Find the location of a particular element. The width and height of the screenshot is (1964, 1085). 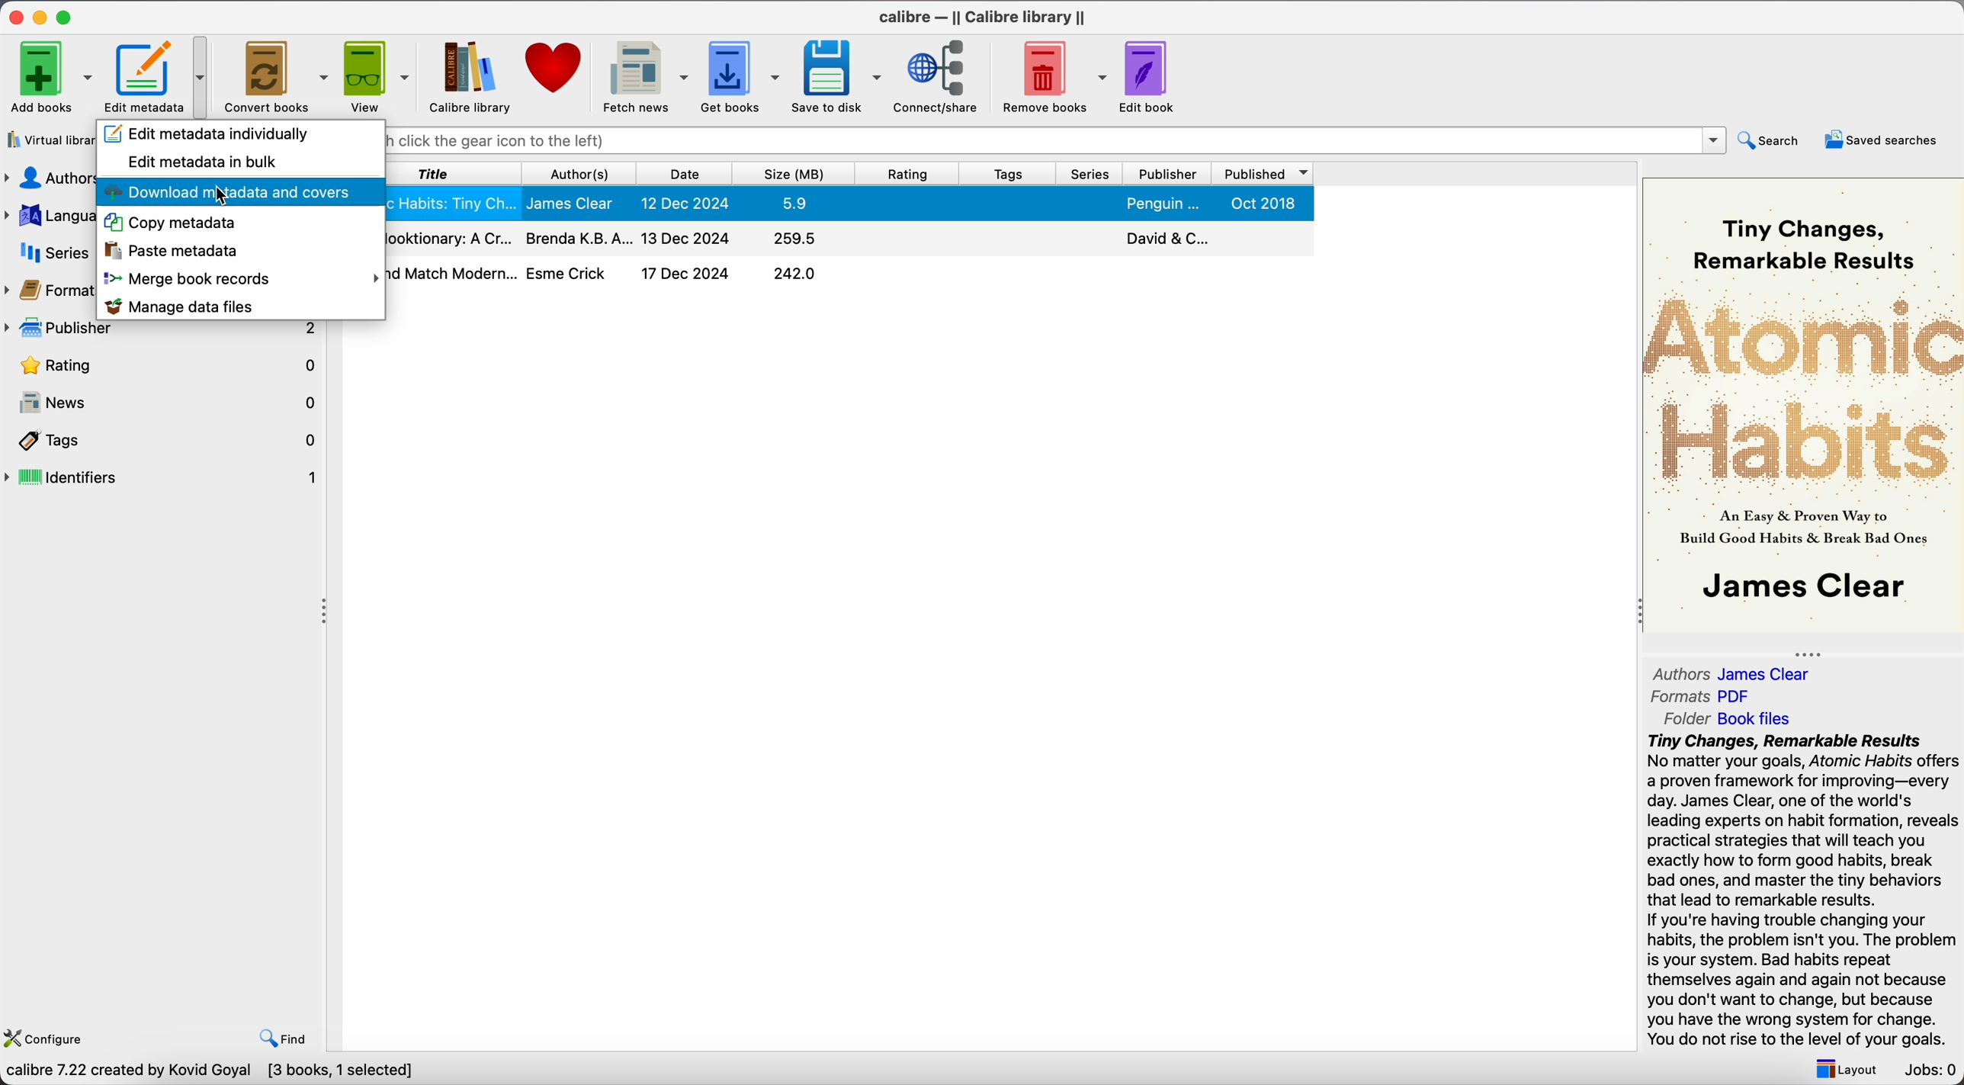

connect/share is located at coordinates (942, 76).